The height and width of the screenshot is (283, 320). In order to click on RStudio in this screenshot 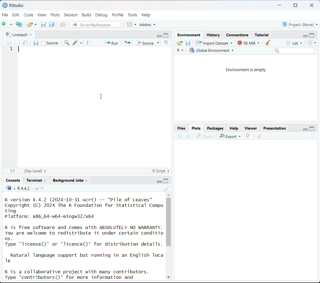, I will do `click(13, 5)`.